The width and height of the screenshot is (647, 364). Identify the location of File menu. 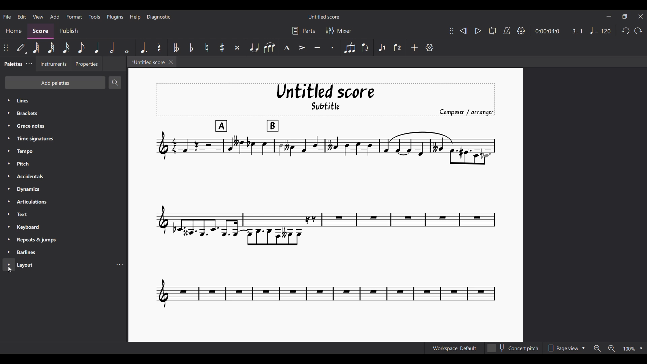
(7, 17).